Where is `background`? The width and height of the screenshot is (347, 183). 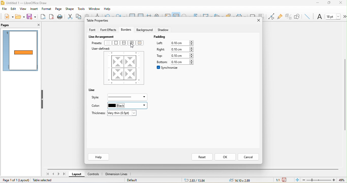
background is located at coordinates (144, 30).